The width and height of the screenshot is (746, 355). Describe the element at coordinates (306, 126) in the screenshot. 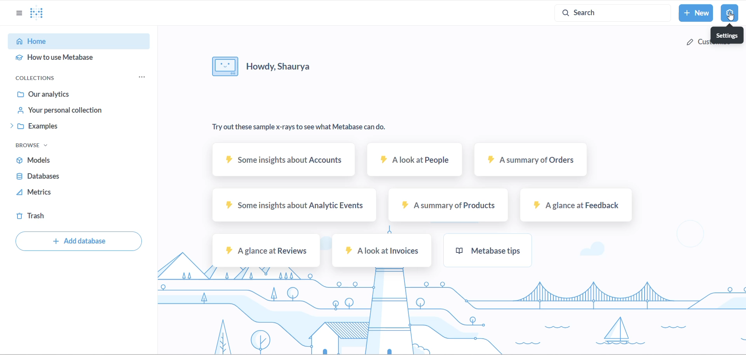

I see `TEXT` at that location.